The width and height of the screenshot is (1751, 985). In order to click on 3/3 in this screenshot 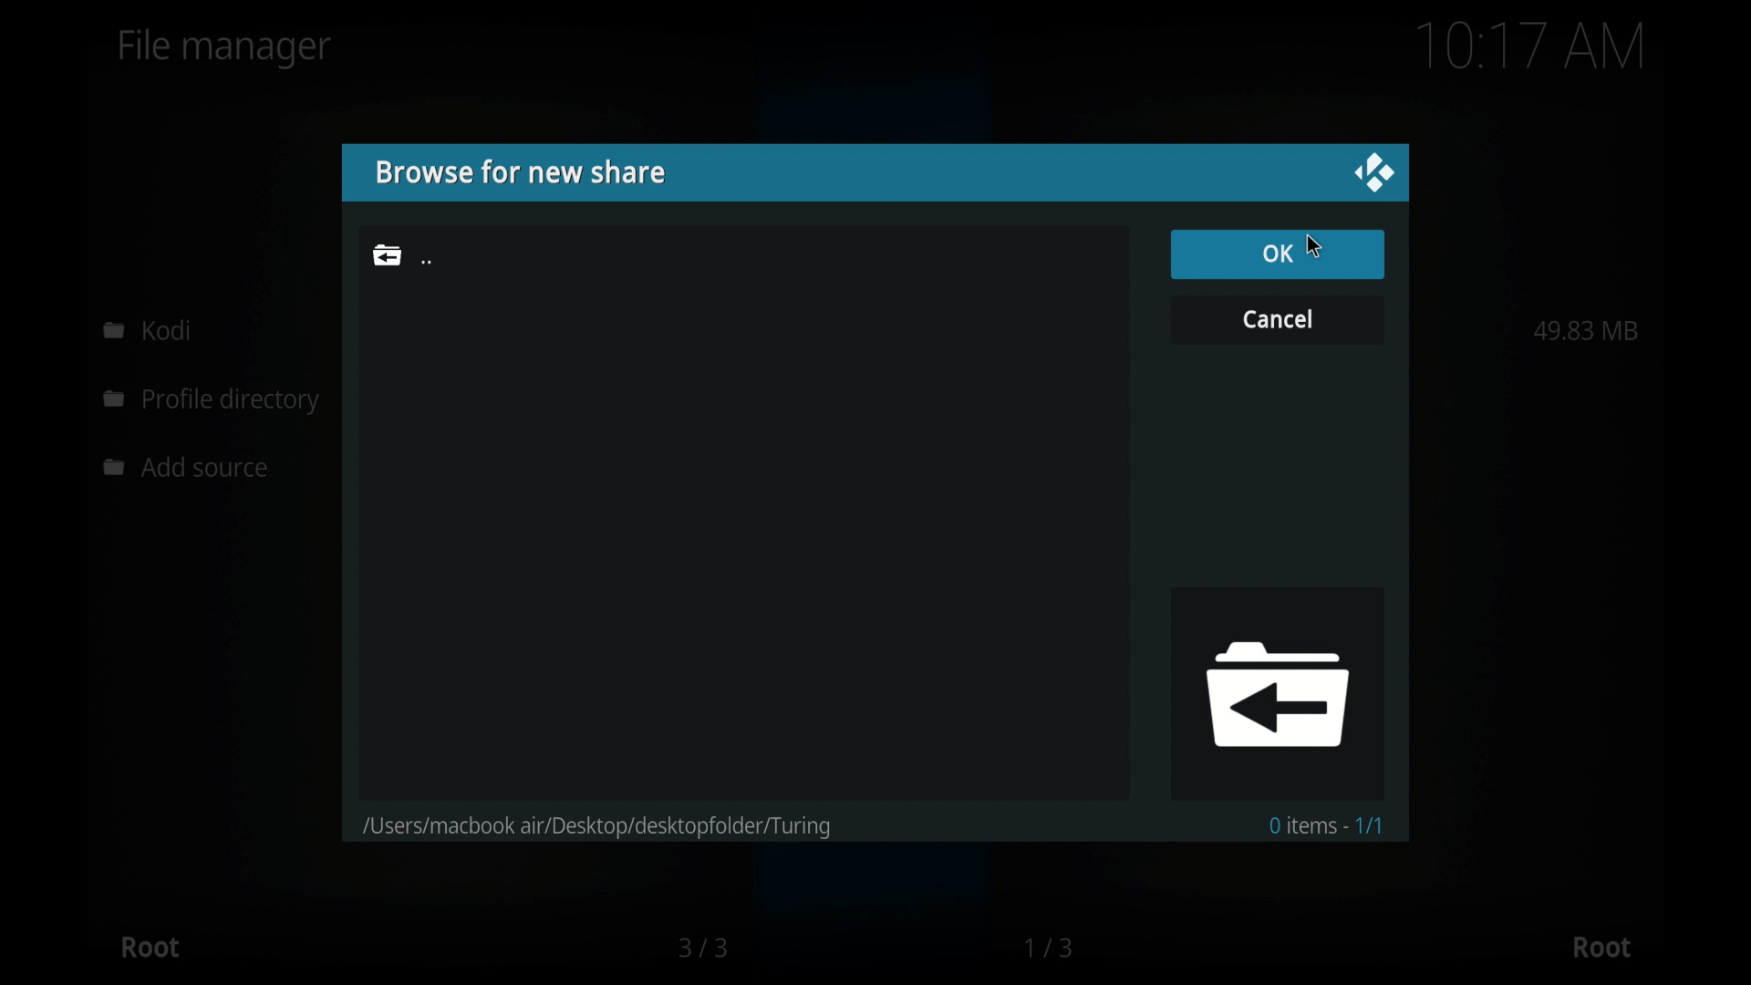, I will do `click(701, 948)`.